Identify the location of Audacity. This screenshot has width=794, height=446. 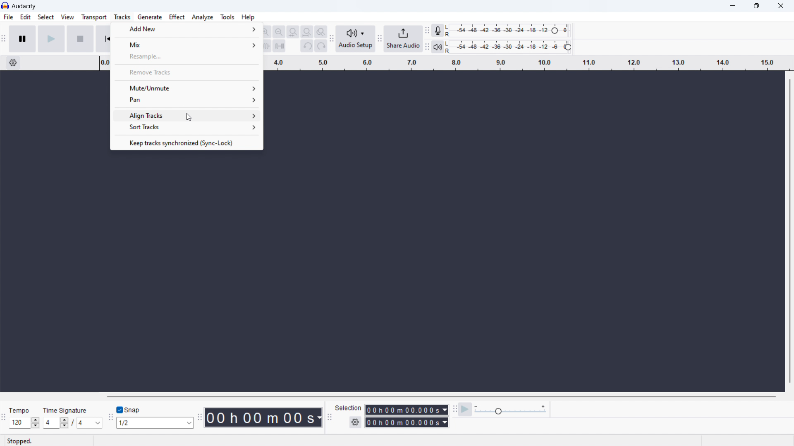
(24, 6).